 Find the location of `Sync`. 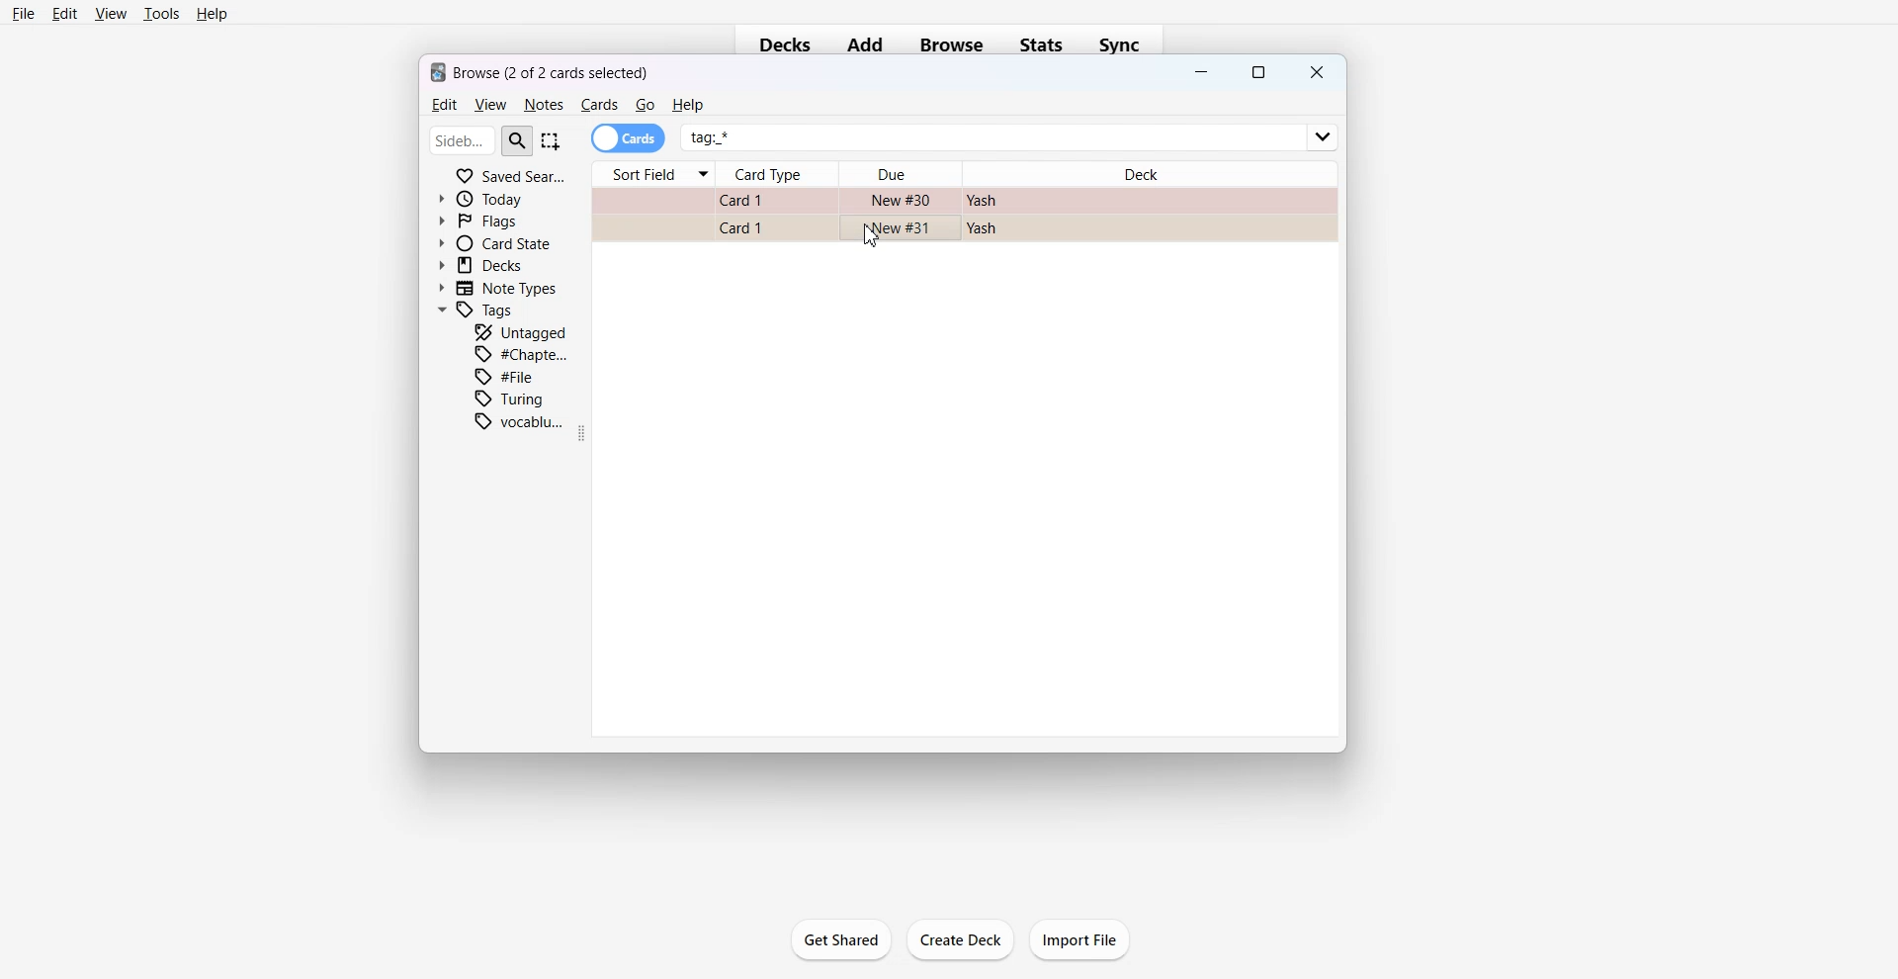

Sync is located at coordinates (1126, 44).